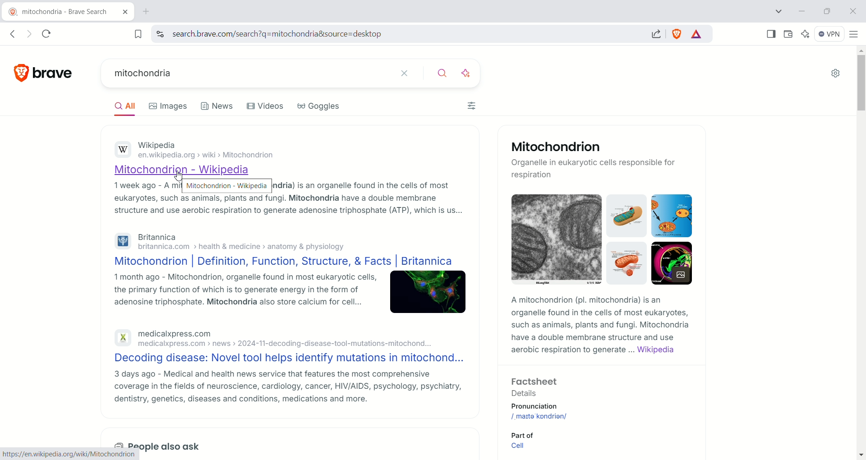 The image size is (866, 460). What do you see at coordinates (161, 143) in the screenshot?
I see `Wikipedia` at bounding box center [161, 143].